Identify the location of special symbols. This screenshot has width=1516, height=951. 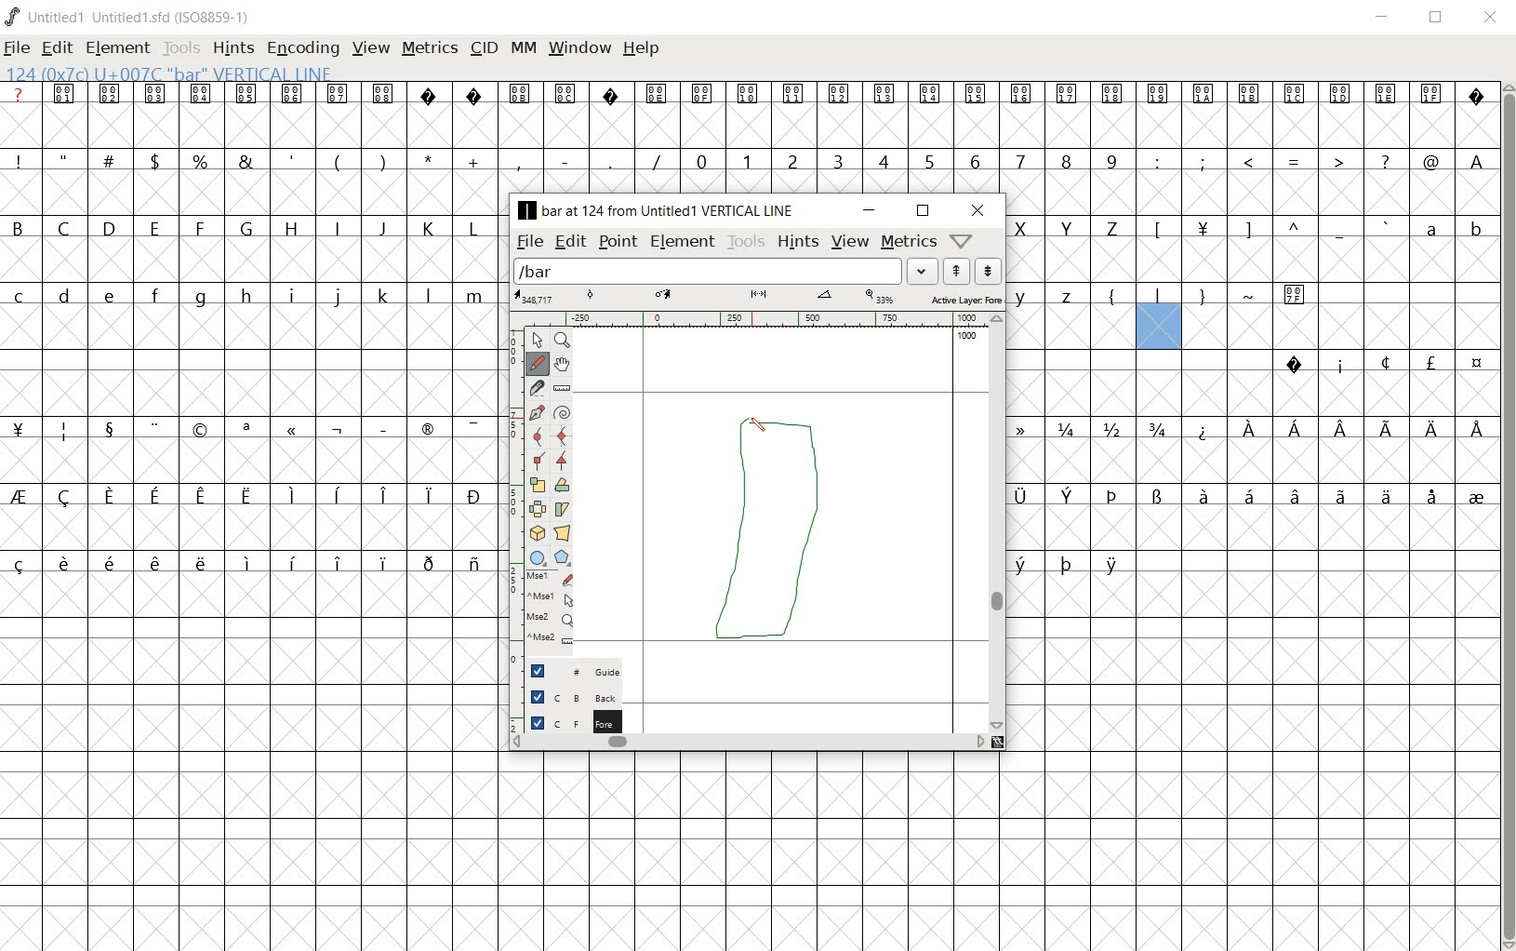
(1376, 364).